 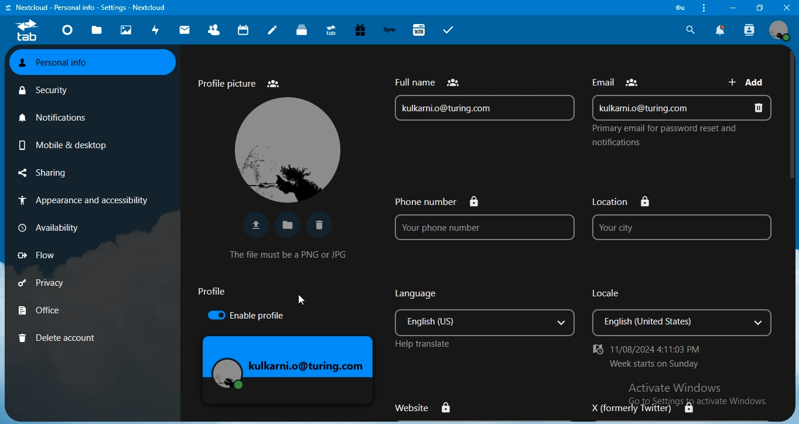 I want to click on 16TB, so click(x=420, y=29).